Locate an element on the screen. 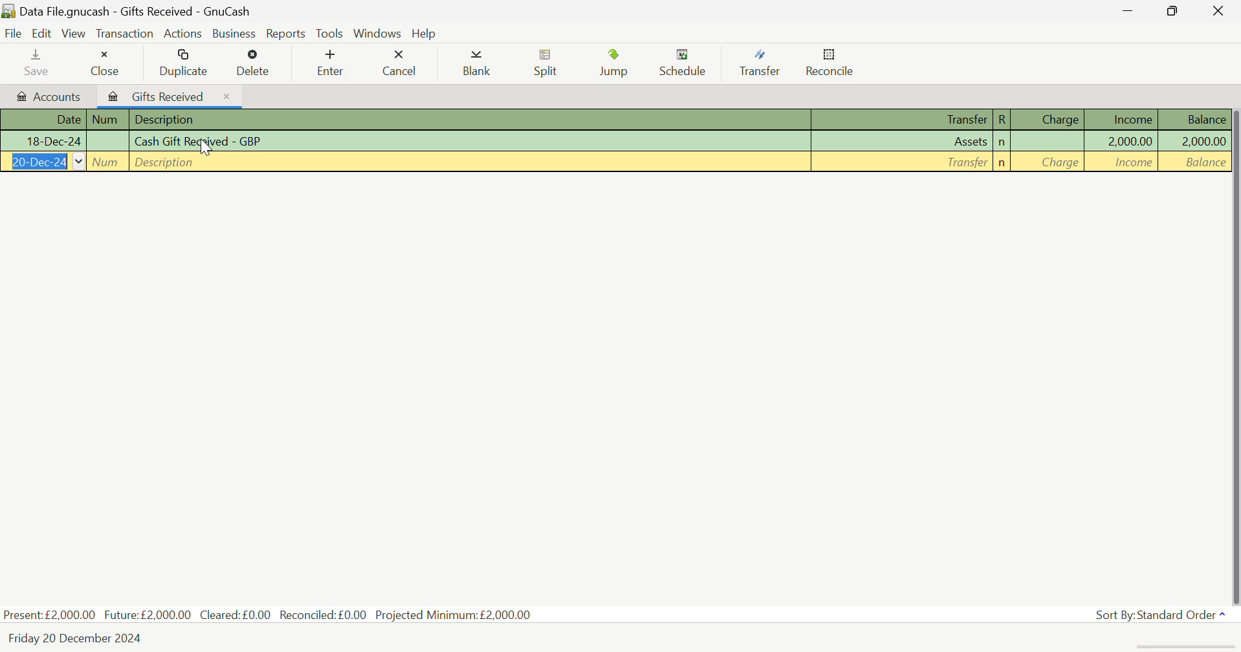 The height and width of the screenshot is (652, 1241). Future is located at coordinates (149, 614).